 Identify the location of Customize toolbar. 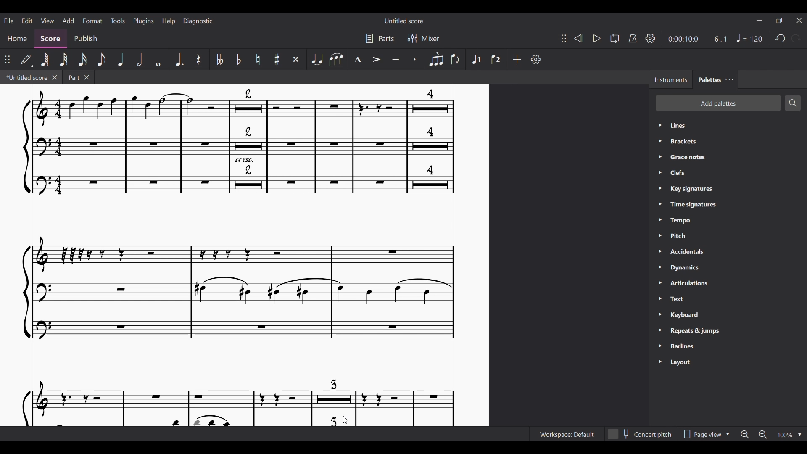
(535, 59).